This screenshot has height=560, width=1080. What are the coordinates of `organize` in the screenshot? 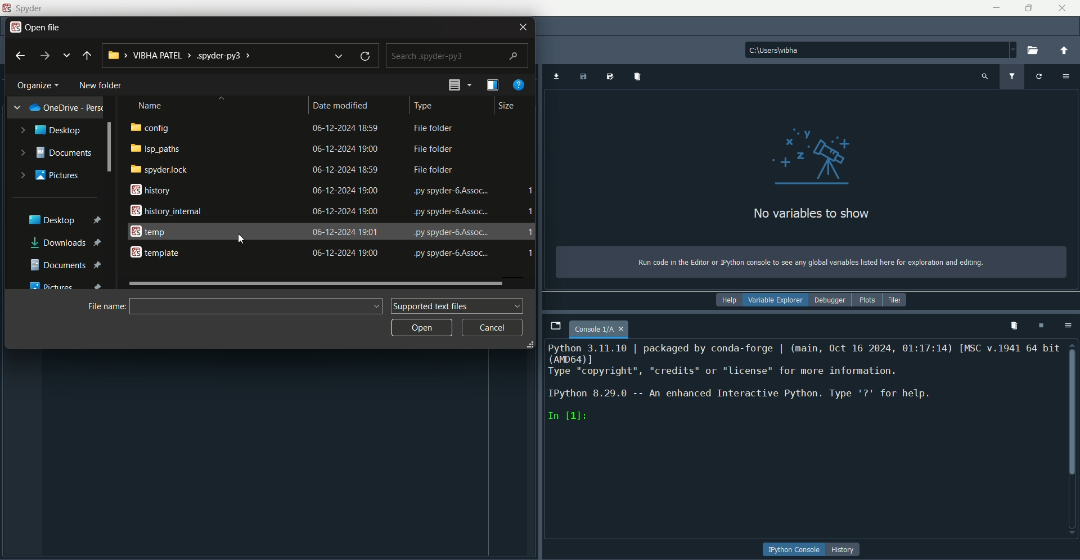 It's located at (40, 84).